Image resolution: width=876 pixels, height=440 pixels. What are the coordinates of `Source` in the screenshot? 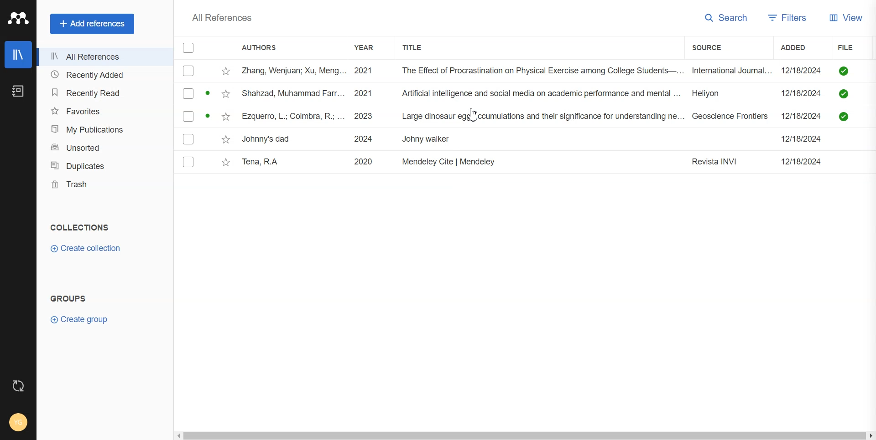 It's located at (717, 48).